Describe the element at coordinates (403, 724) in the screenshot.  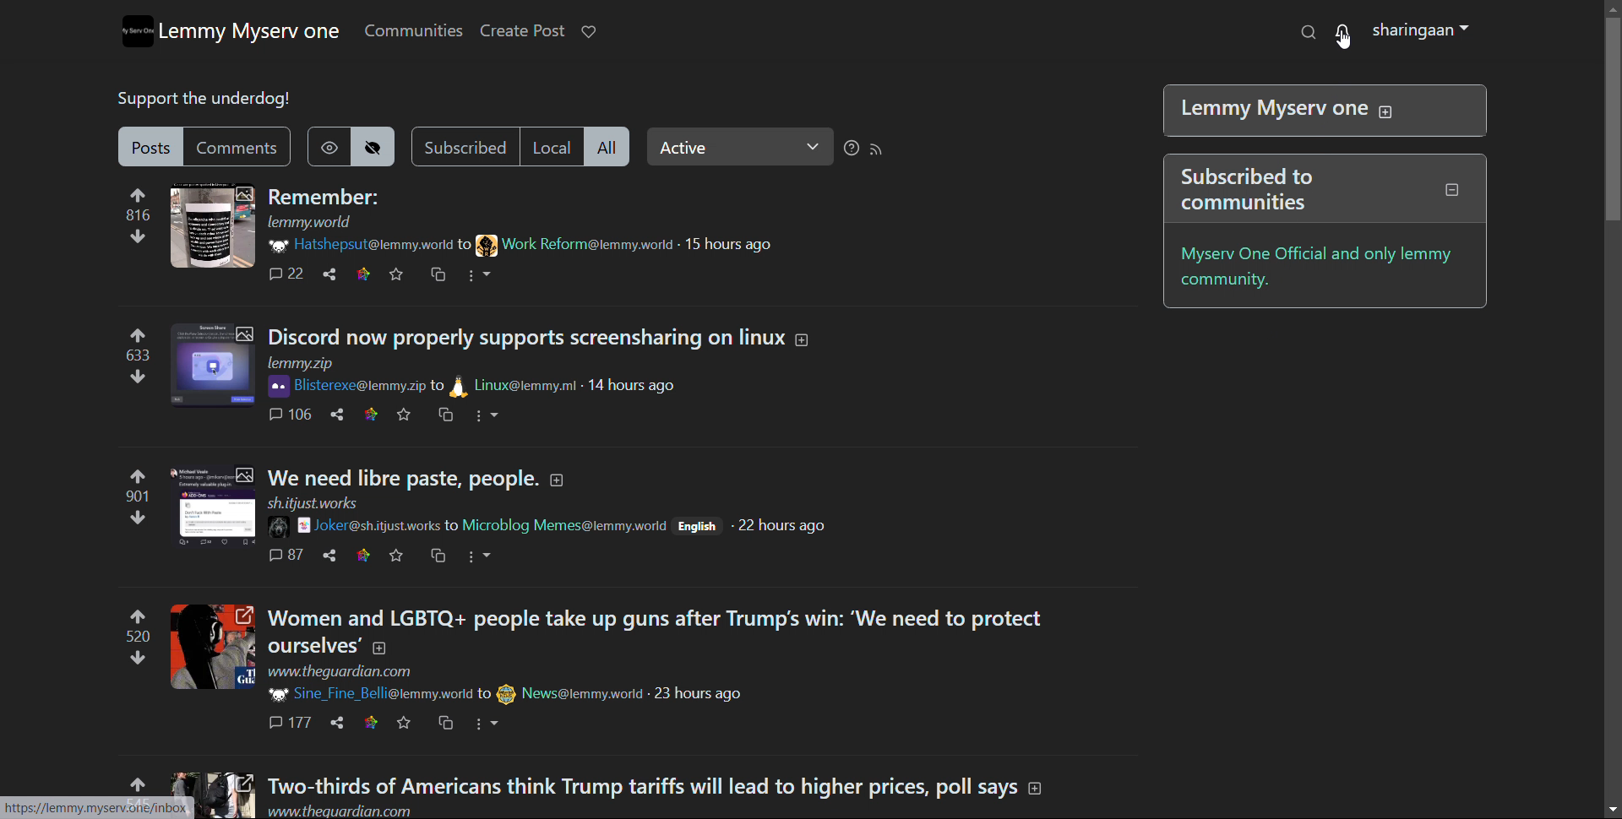
I see `favorites` at that location.